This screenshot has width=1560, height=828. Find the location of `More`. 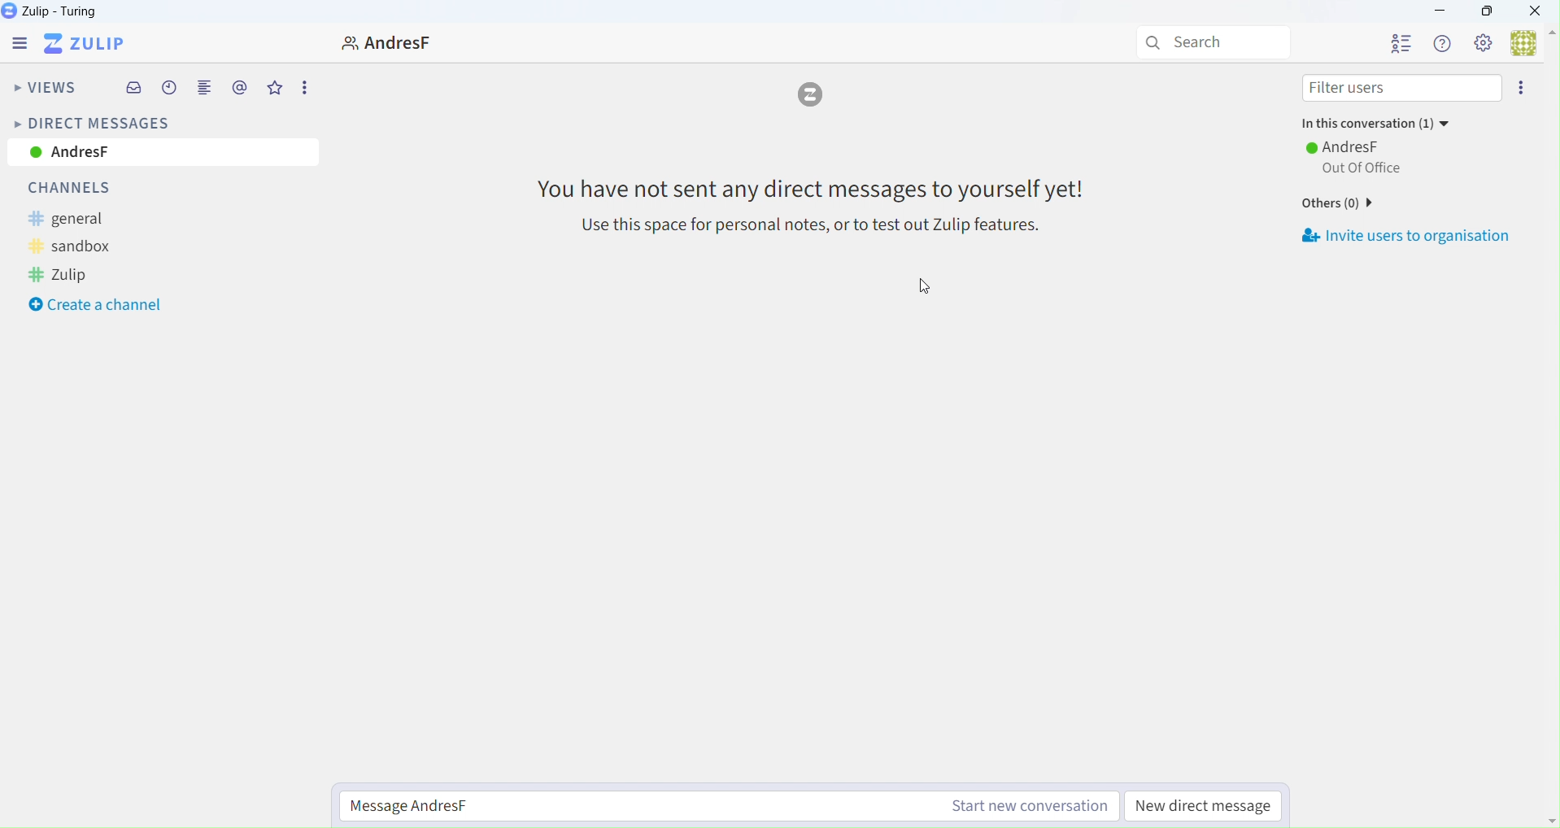

More is located at coordinates (304, 86).